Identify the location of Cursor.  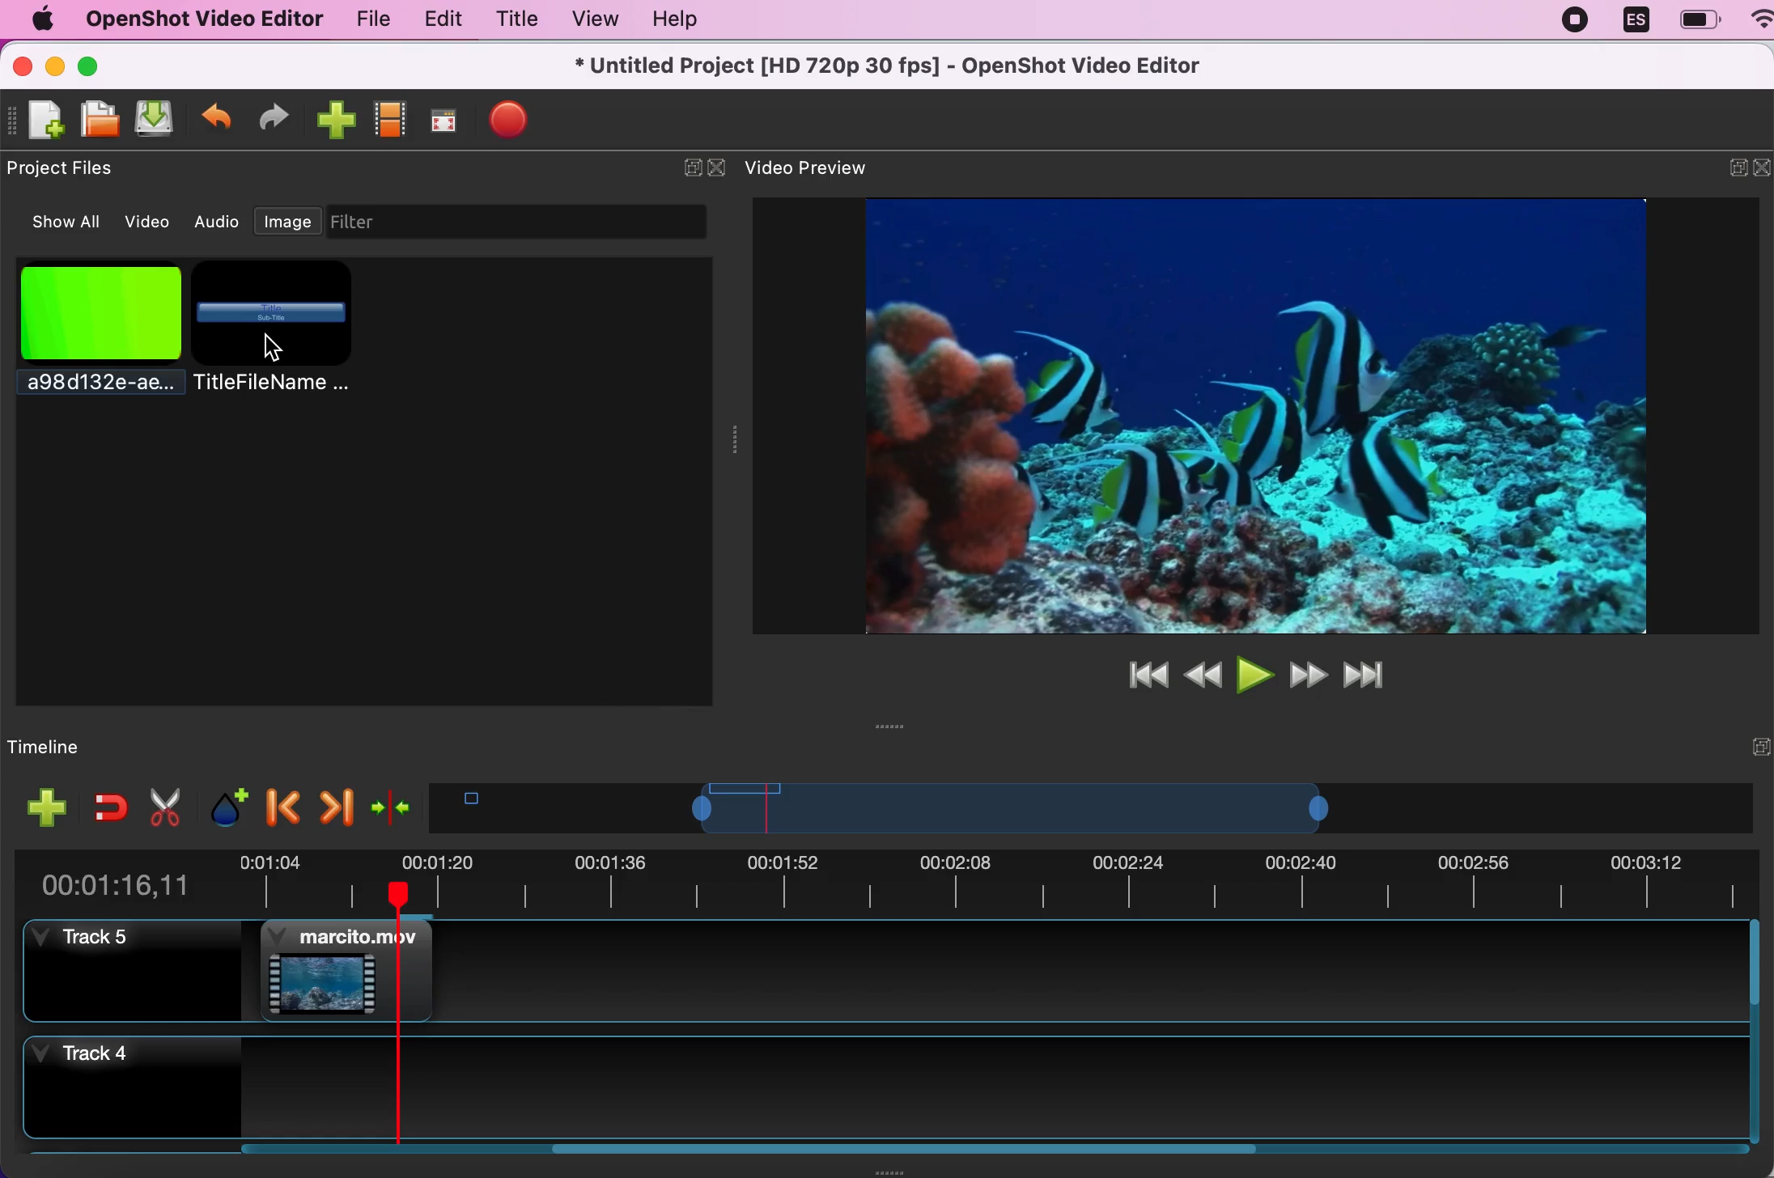
(271, 348).